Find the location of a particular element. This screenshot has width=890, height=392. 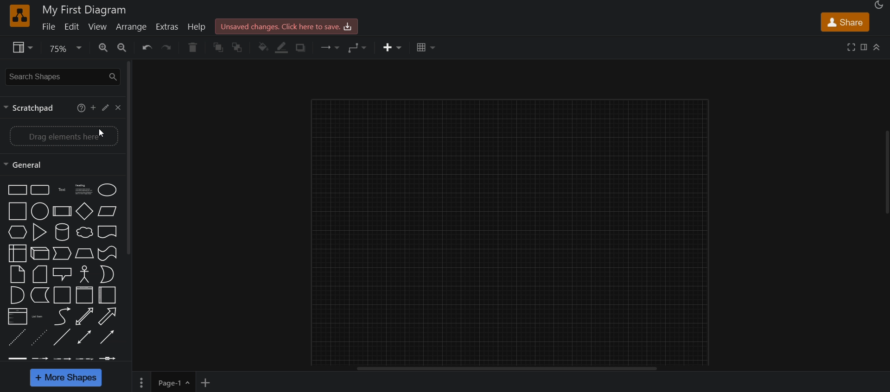

drag elements here is located at coordinates (63, 136).